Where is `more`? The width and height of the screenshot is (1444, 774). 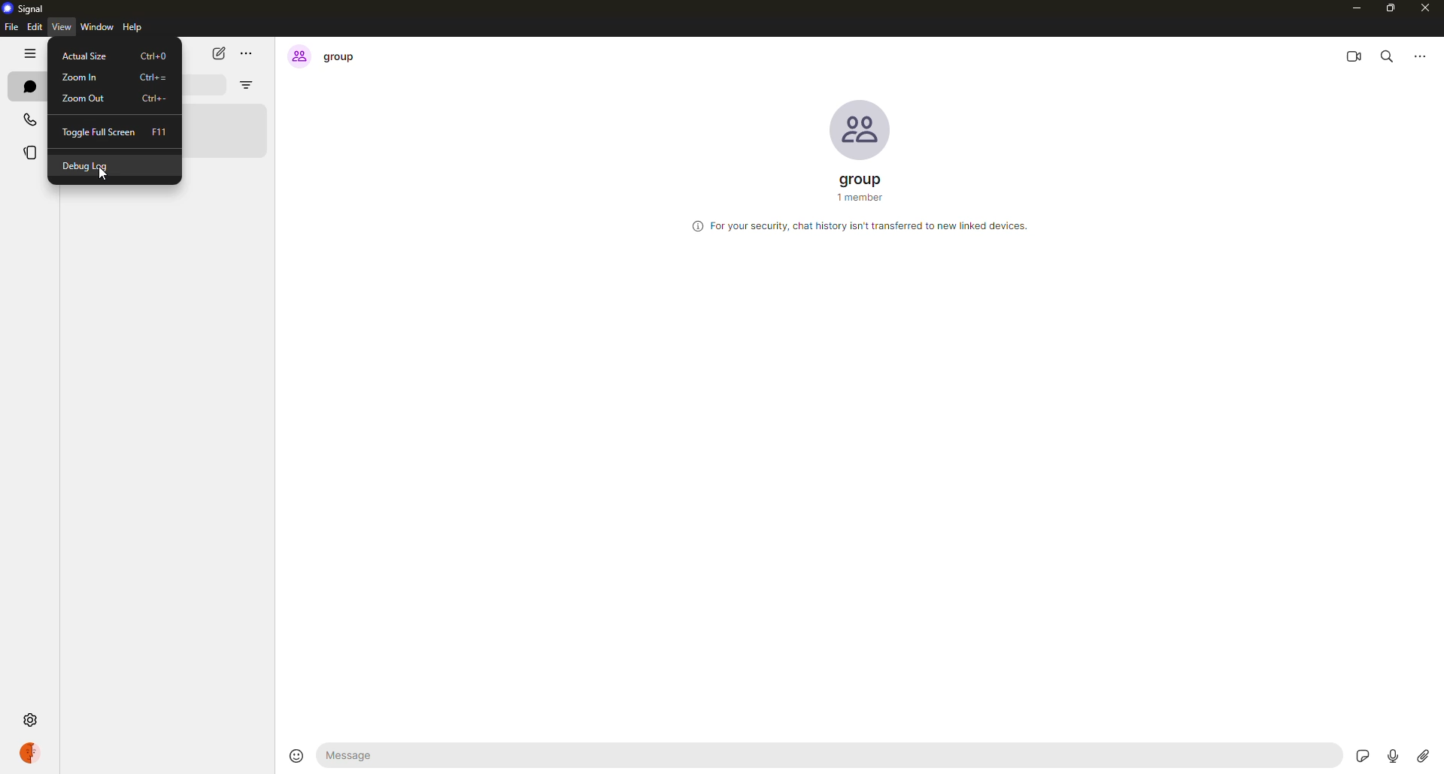 more is located at coordinates (250, 53).